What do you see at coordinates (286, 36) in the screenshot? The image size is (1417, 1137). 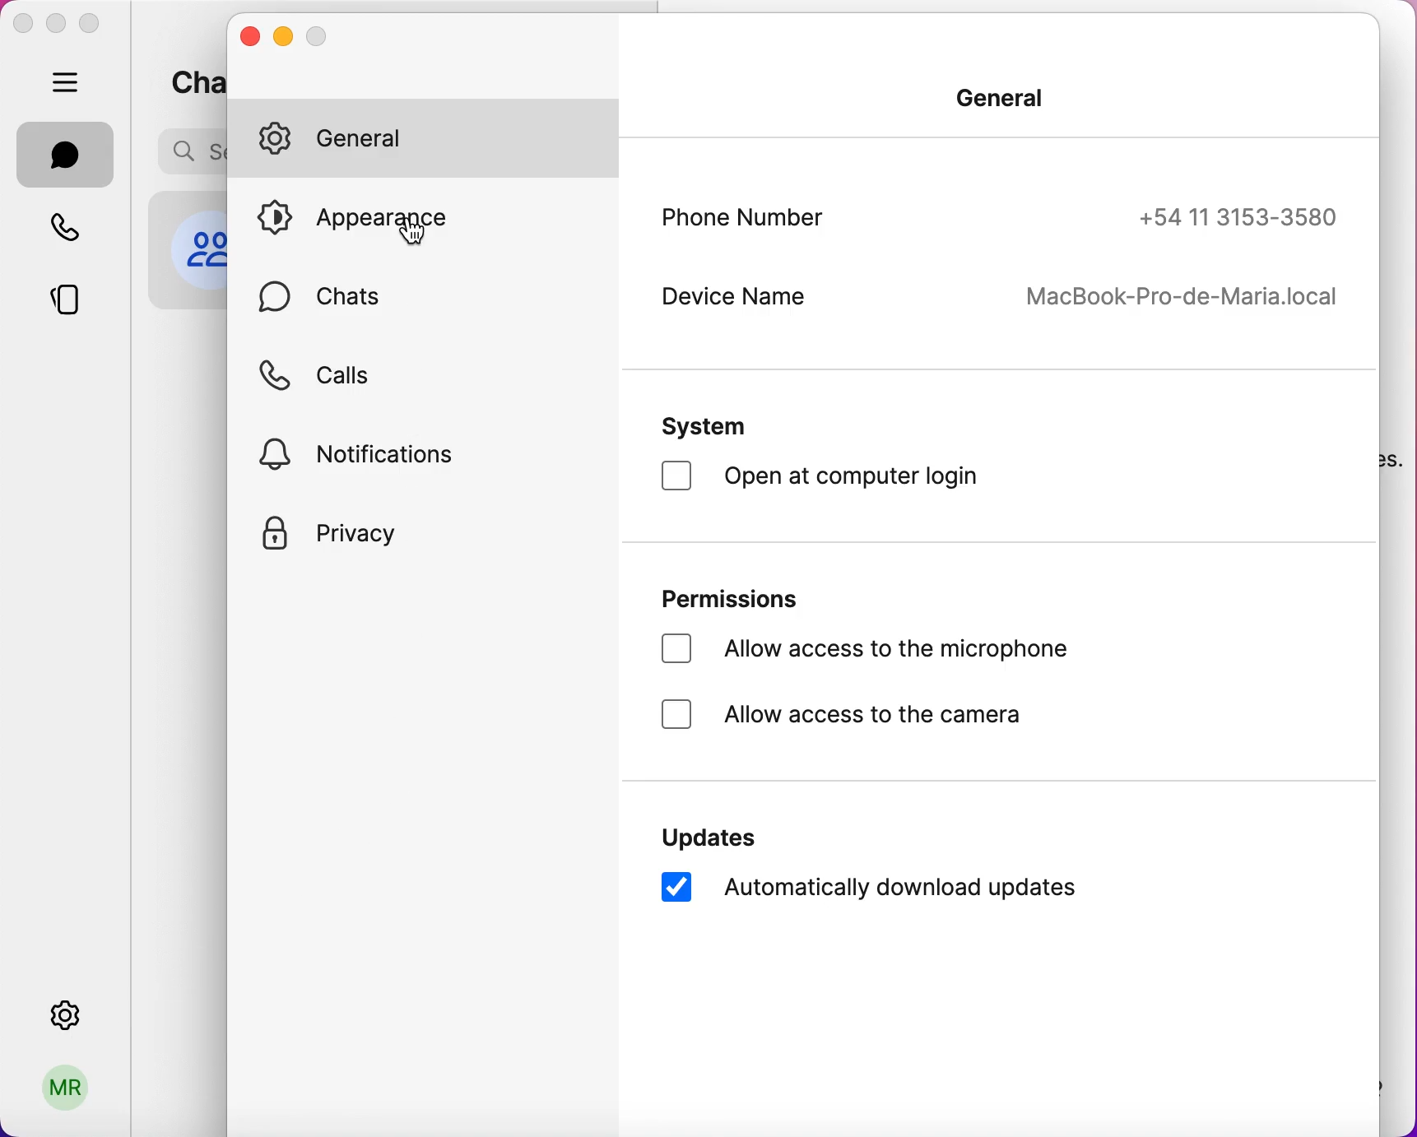 I see `minimize` at bounding box center [286, 36].